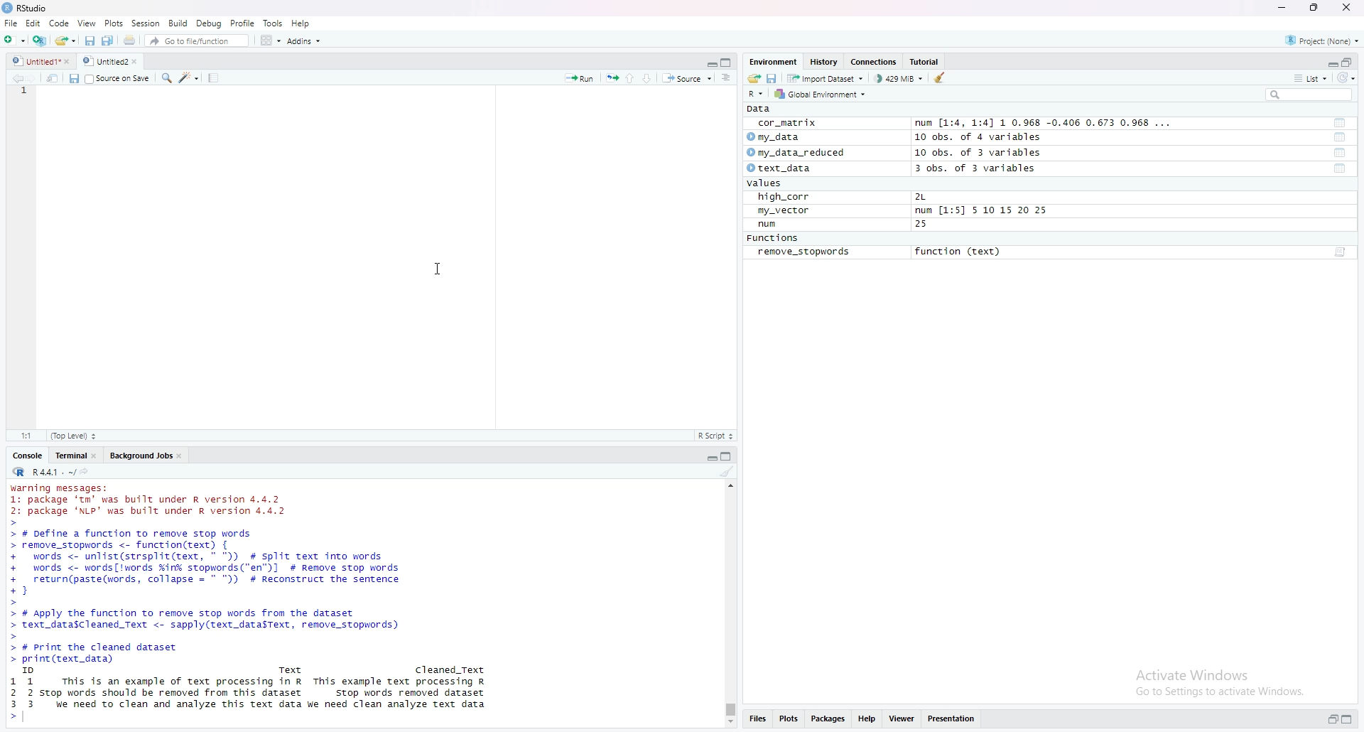 Image resolution: width=1364 pixels, height=732 pixels. I want to click on Create a new project, so click(38, 41).